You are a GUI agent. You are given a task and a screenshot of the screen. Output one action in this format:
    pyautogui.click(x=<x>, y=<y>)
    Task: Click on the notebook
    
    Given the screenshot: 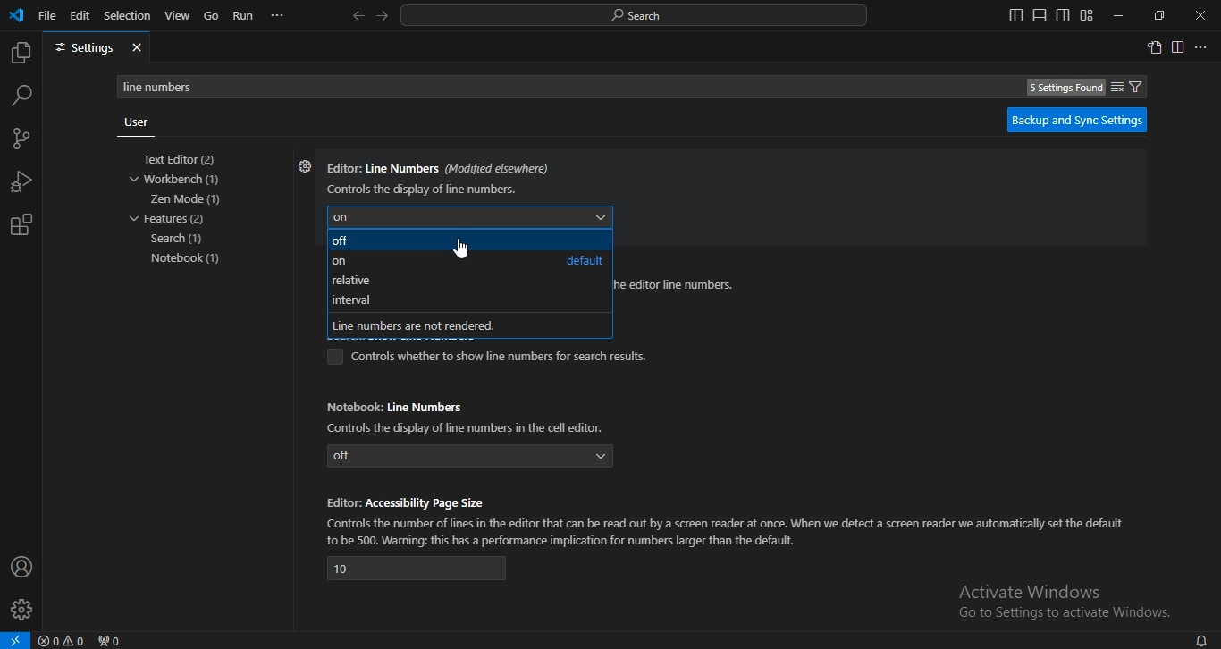 What is the action you would take?
    pyautogui.click(x=190, y=258)
    